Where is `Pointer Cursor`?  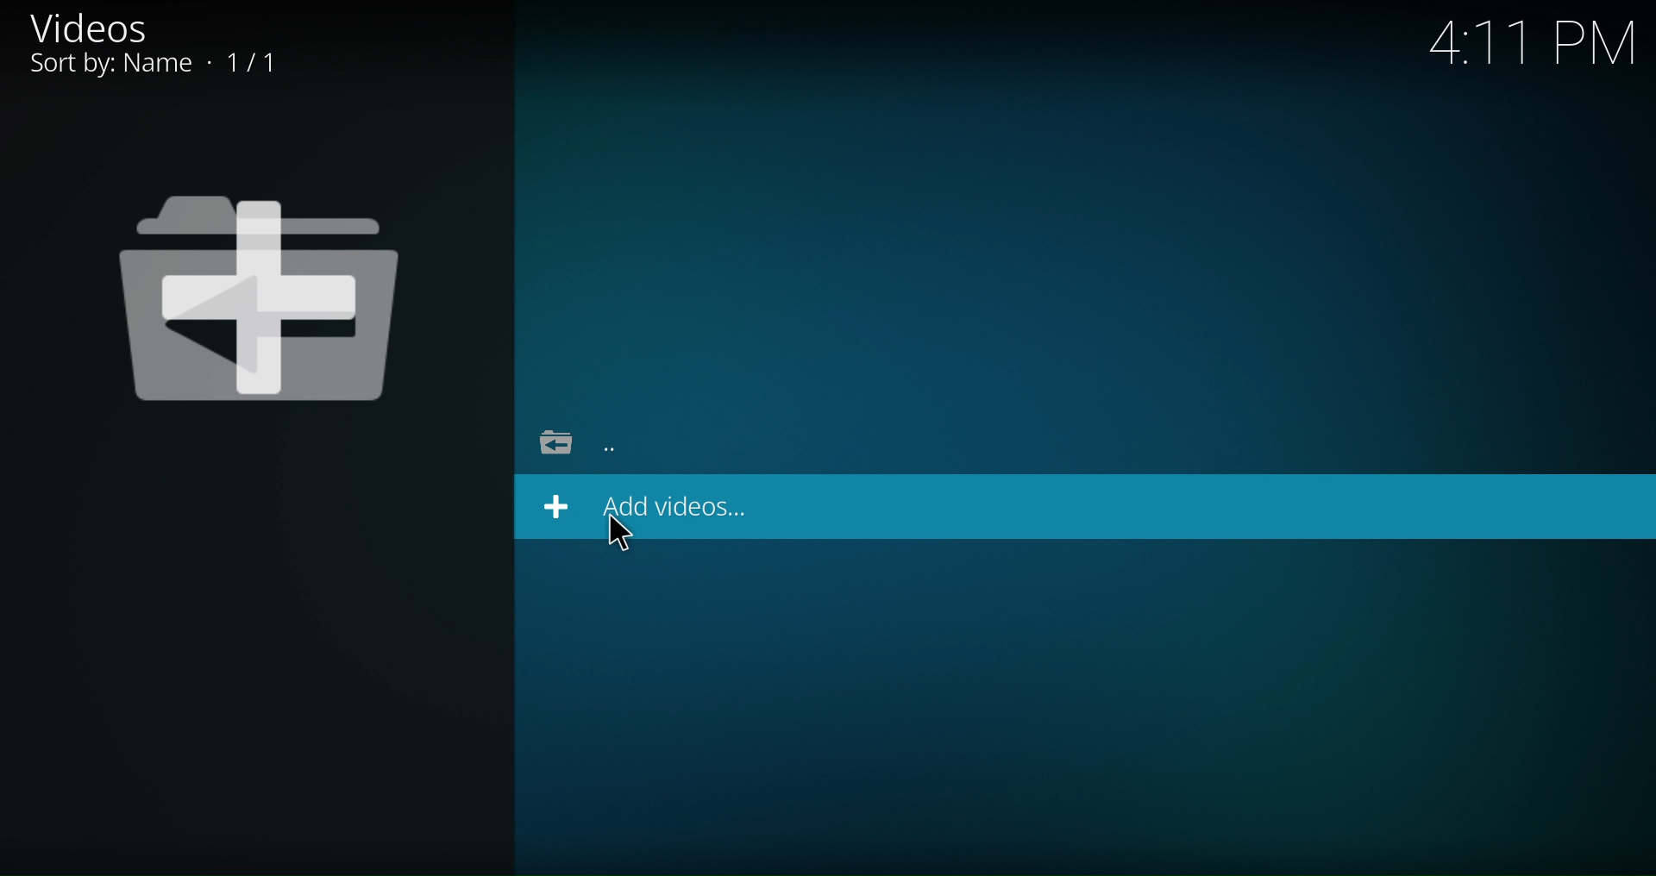
Pointer Cursor is located at coordinates (614, 539).